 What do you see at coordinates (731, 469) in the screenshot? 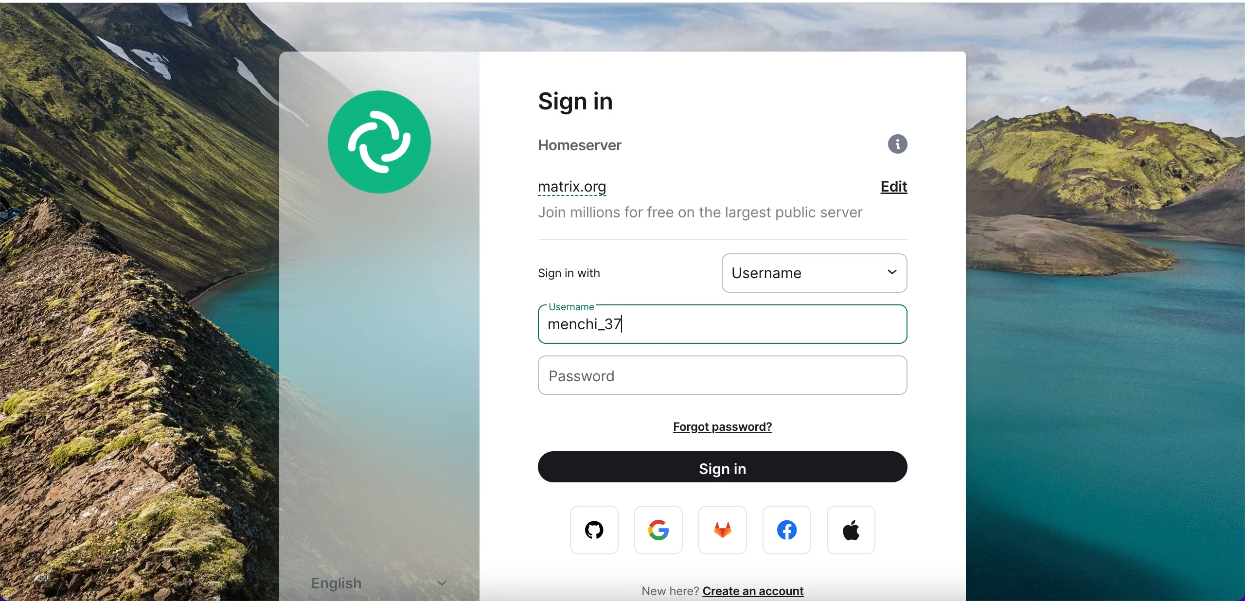
I see `sign in` at bounding box center [731, 469].